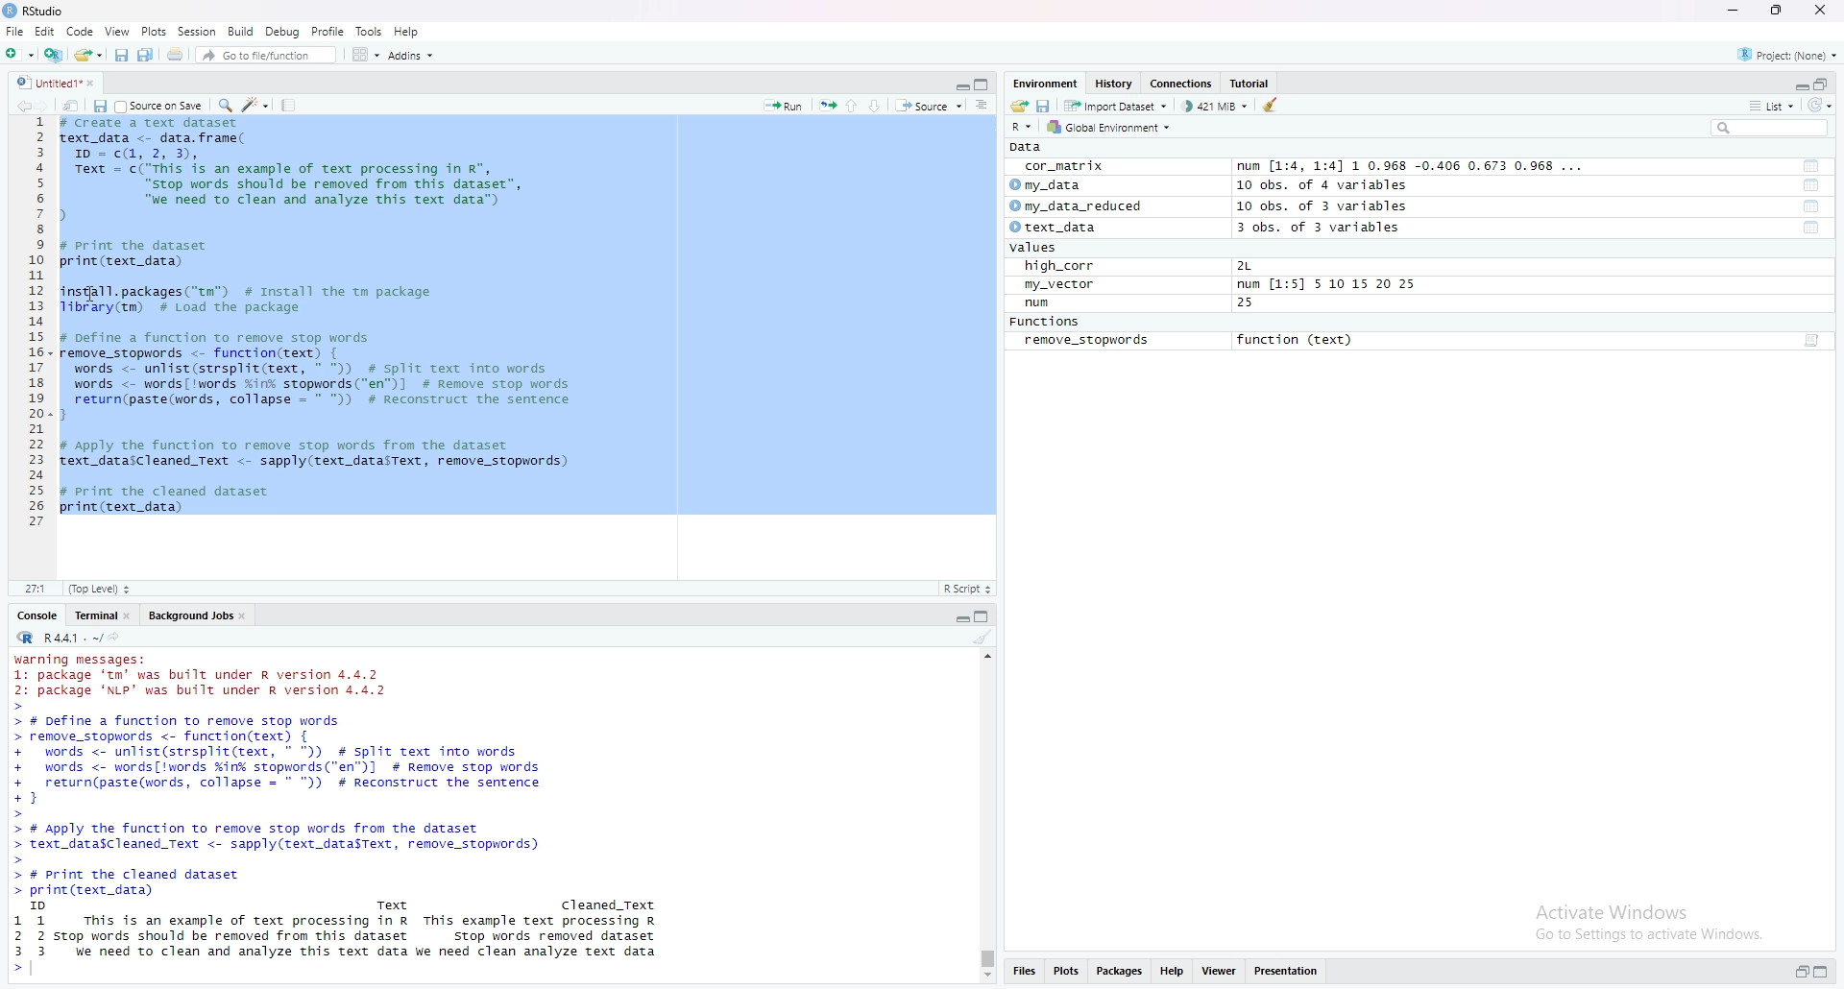 The height and width of the screenshot is (989, 1844). Describe the element at coordinates (59, 82) in the screenshot. I see `untitled1` at that location.